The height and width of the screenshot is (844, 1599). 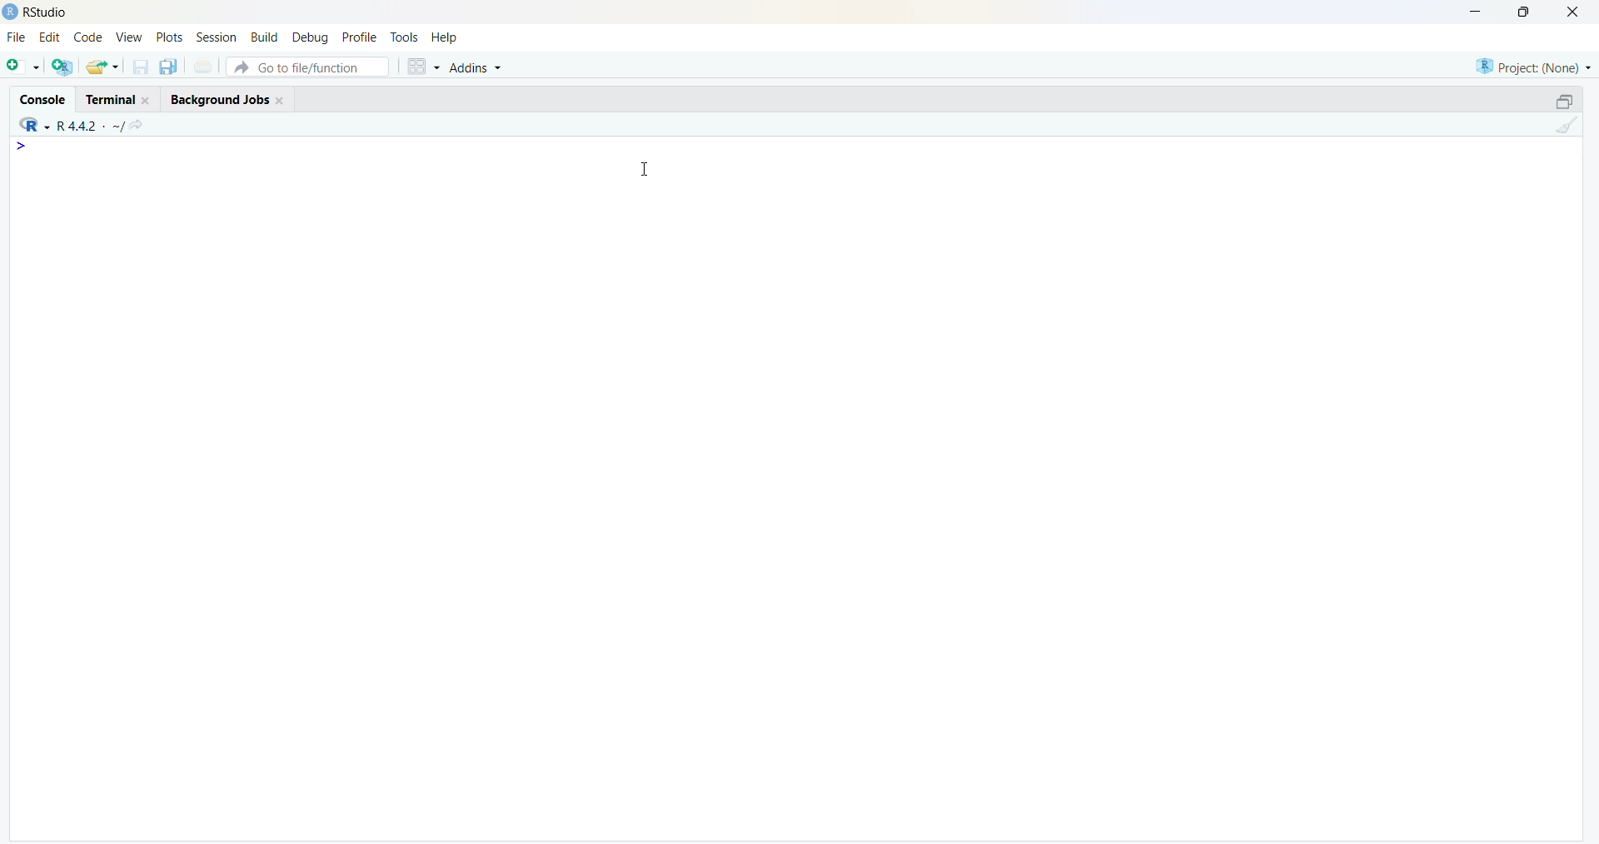 What do you see at coordinates (218, 100) in the screenshot?
I see `Background jobs` at bounding box center [218, 100].